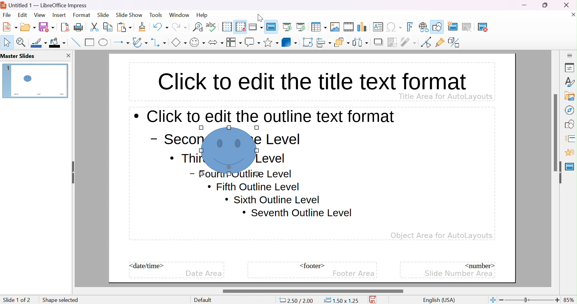  I want to click on 3D onjects, so click(289, 42).